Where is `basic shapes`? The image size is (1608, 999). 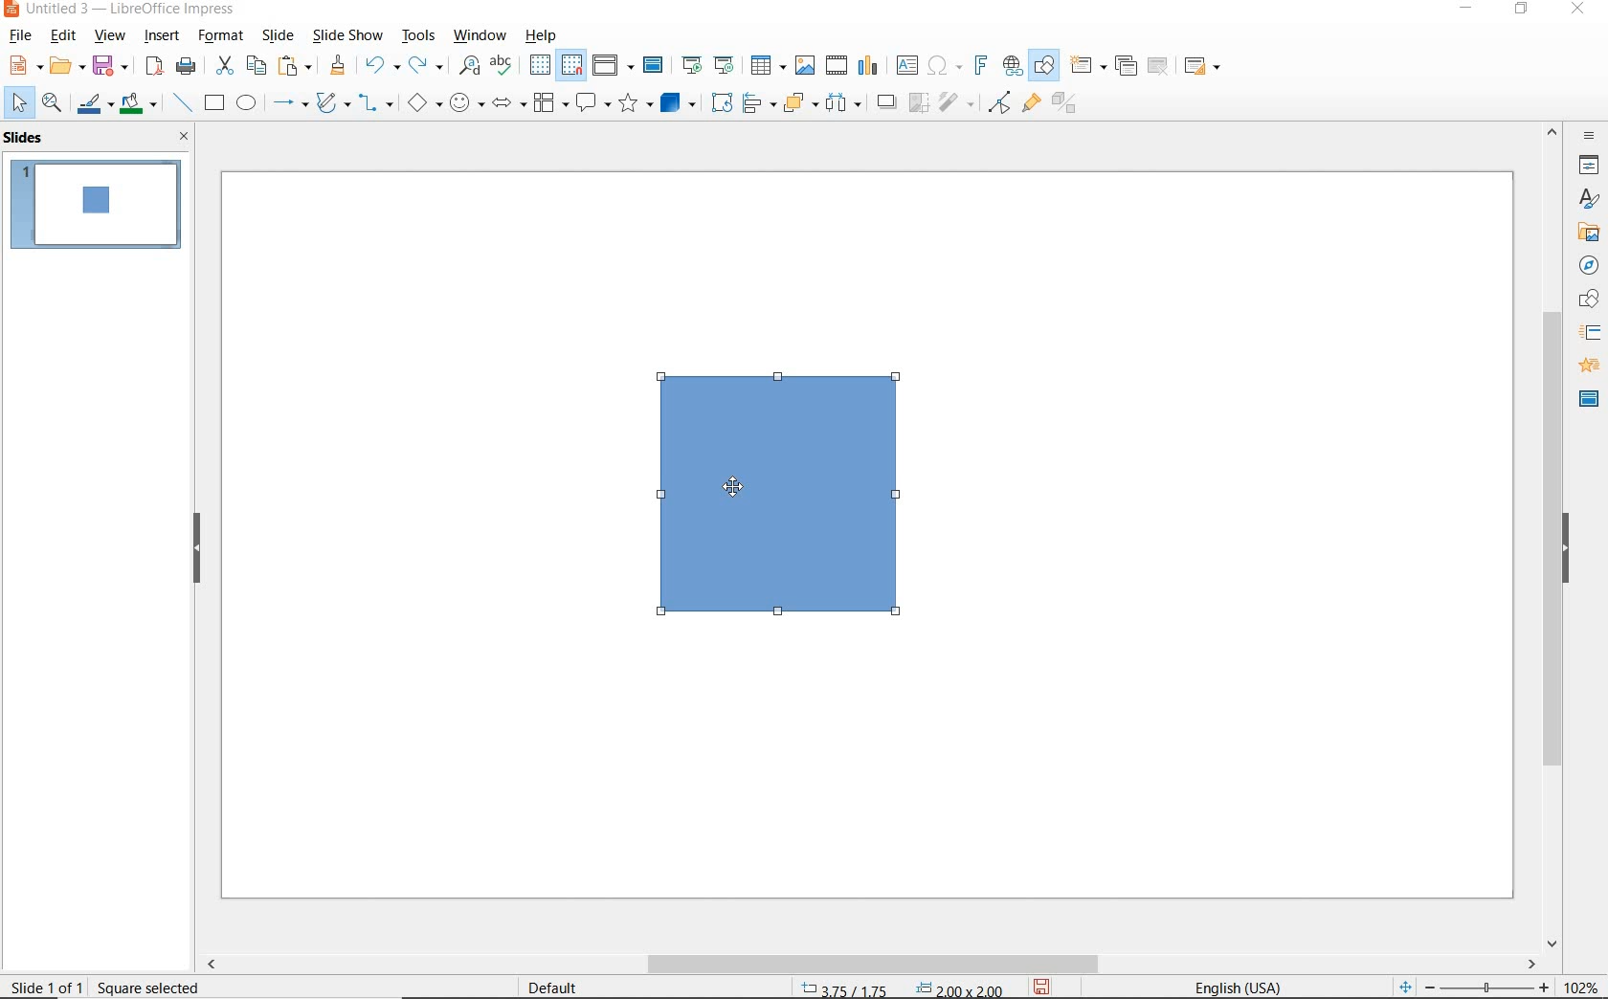
basic shapes is located at coordinates (422, 102).